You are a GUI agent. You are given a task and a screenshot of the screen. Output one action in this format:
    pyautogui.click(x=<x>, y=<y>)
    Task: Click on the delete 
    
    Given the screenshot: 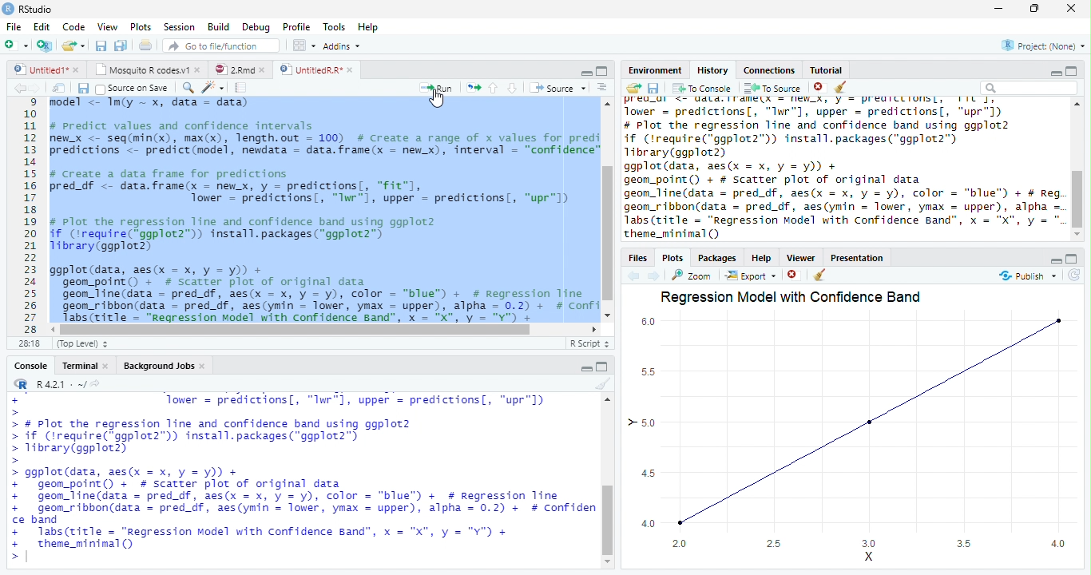 What is the action you would take?
    pyautogui.click(x=818, y=86)
    